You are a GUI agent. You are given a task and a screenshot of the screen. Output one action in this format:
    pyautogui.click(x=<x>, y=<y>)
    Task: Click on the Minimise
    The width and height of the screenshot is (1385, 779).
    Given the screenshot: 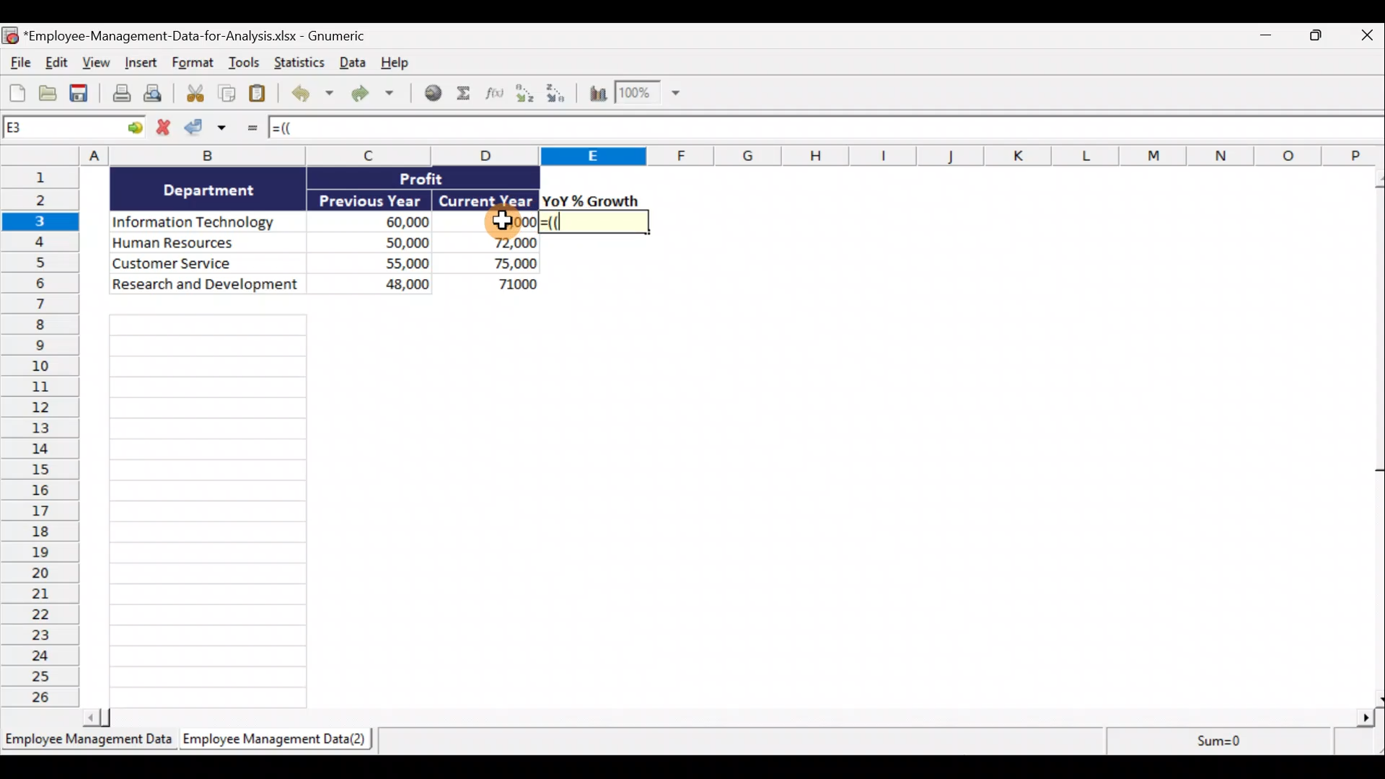 What is the action you would take?
    pyautogui.click(x=1263, y=38)
    